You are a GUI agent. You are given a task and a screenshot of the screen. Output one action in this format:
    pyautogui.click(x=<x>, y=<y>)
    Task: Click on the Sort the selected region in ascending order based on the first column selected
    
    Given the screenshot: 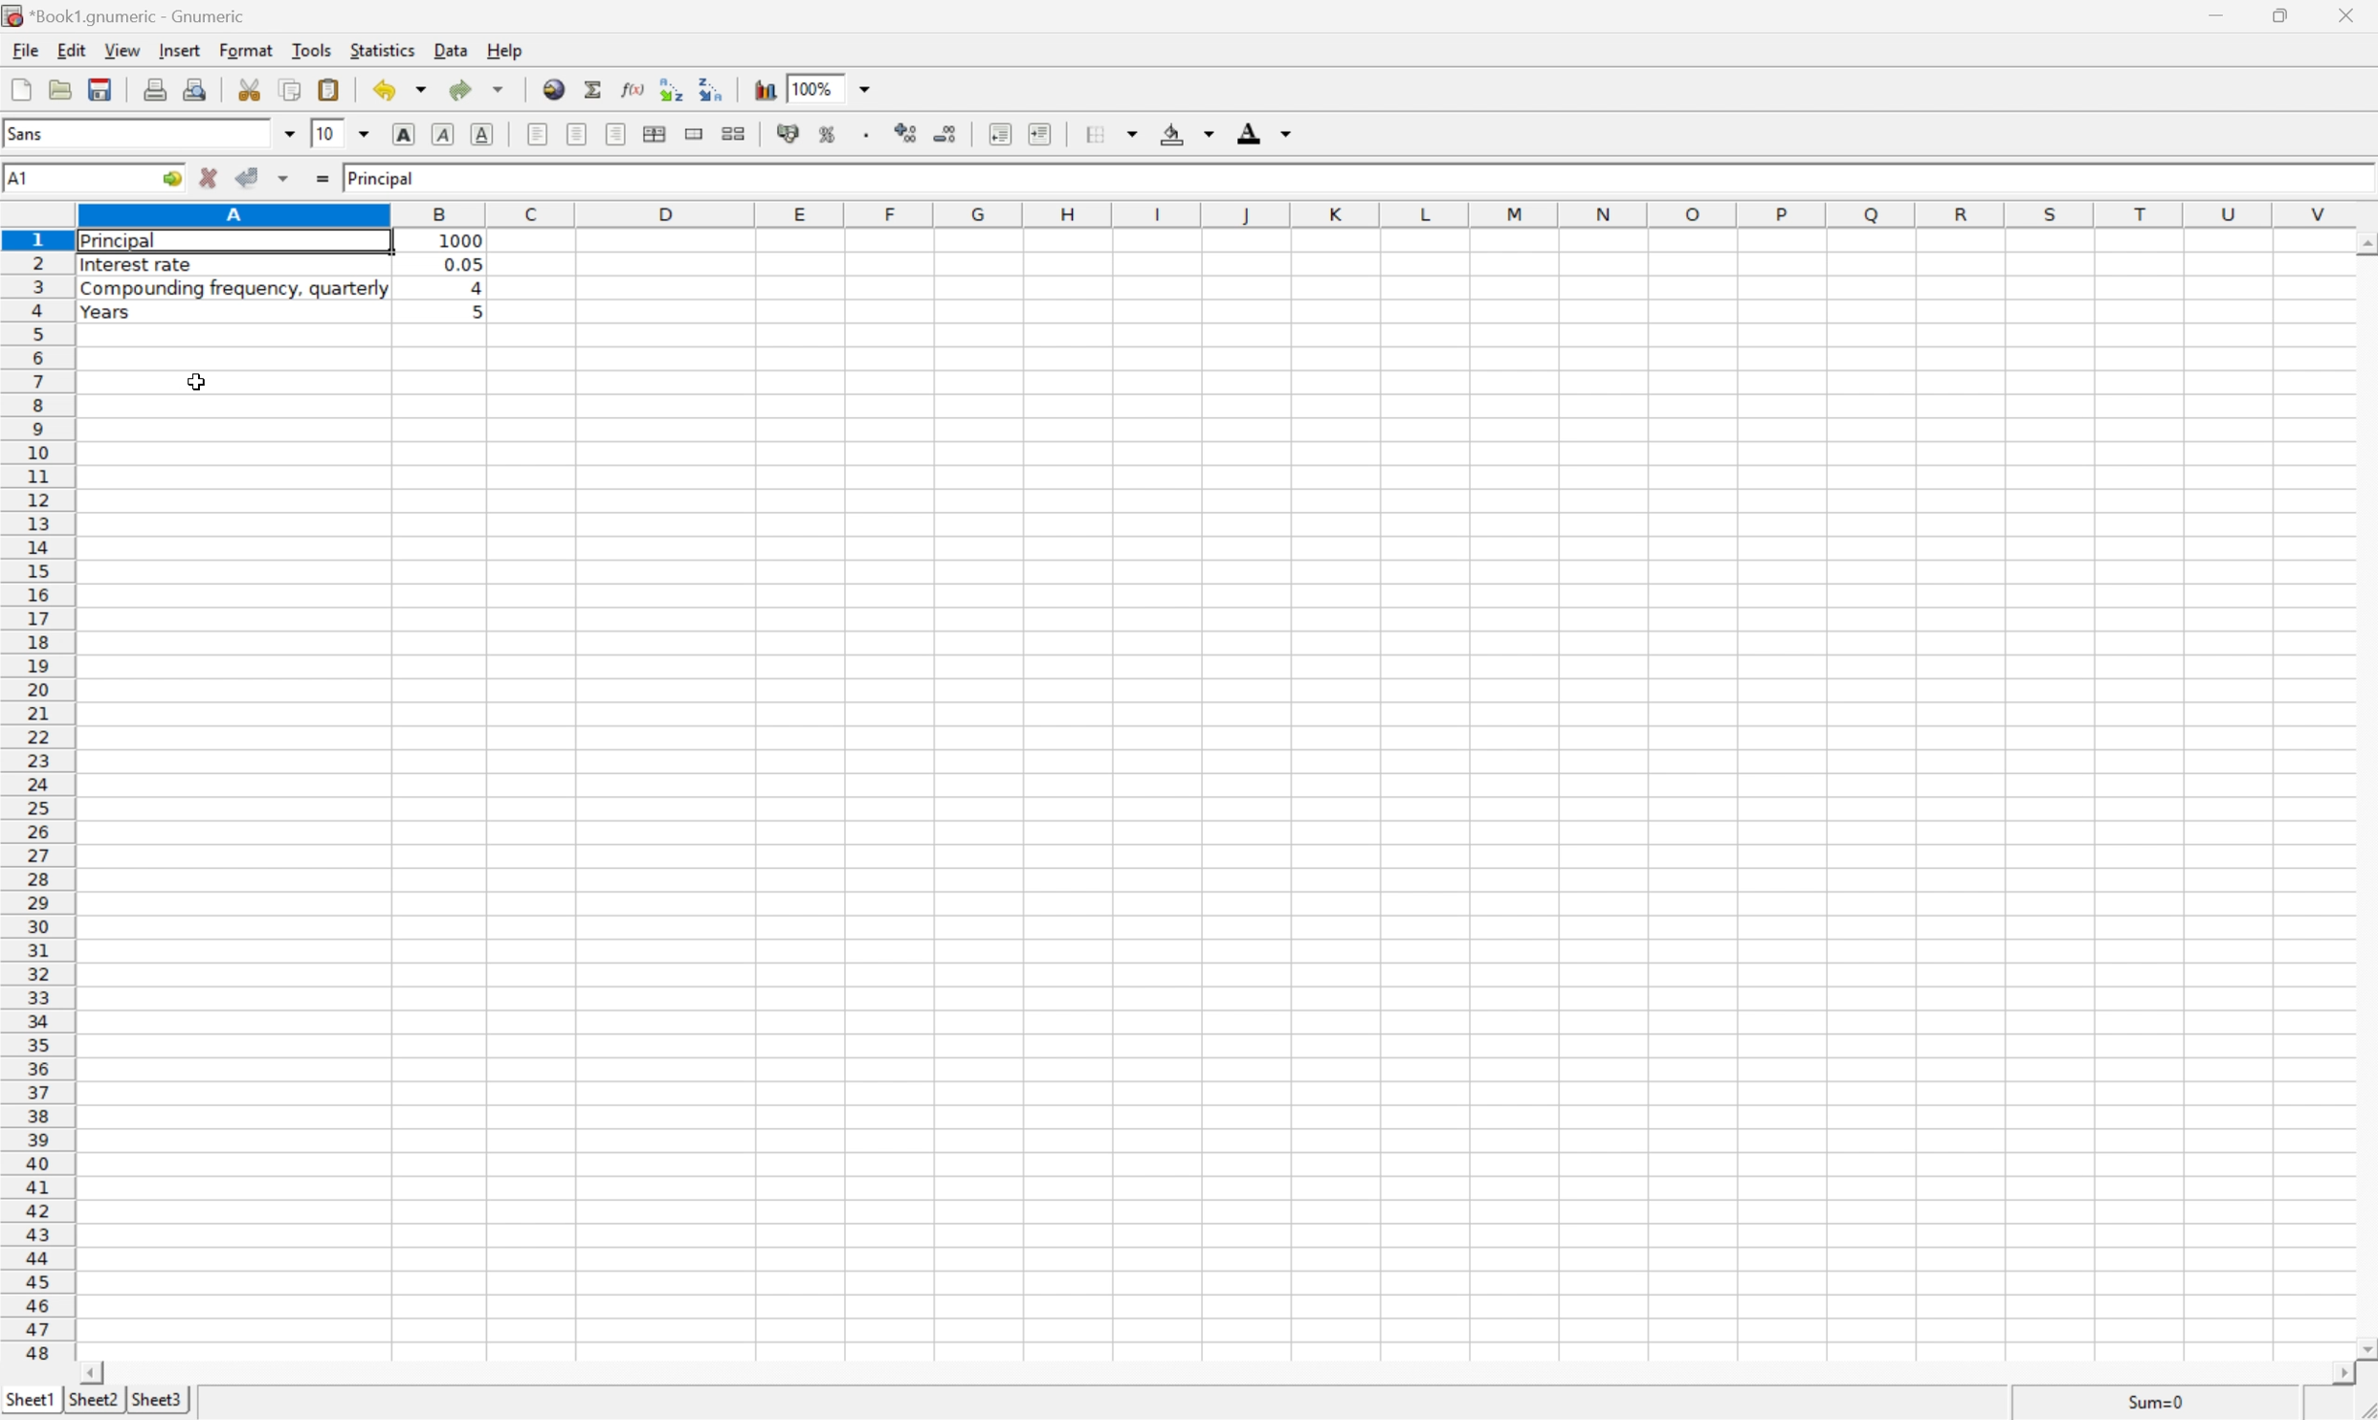 What is the action you would take?
    pyautogui.click(x=674, y=87)
    